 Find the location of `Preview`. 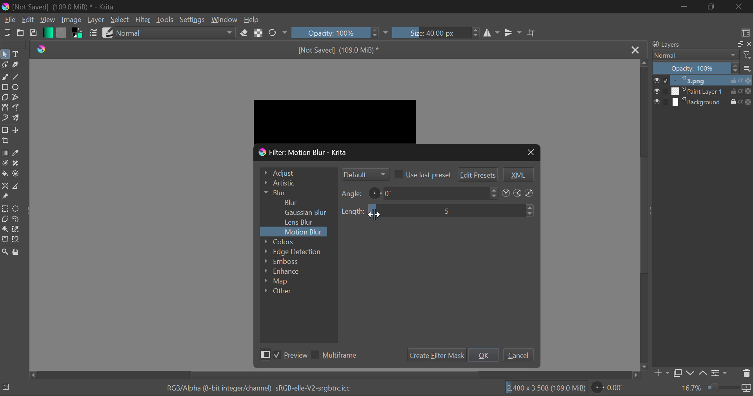

Preview is located at coordinates (282, 356).